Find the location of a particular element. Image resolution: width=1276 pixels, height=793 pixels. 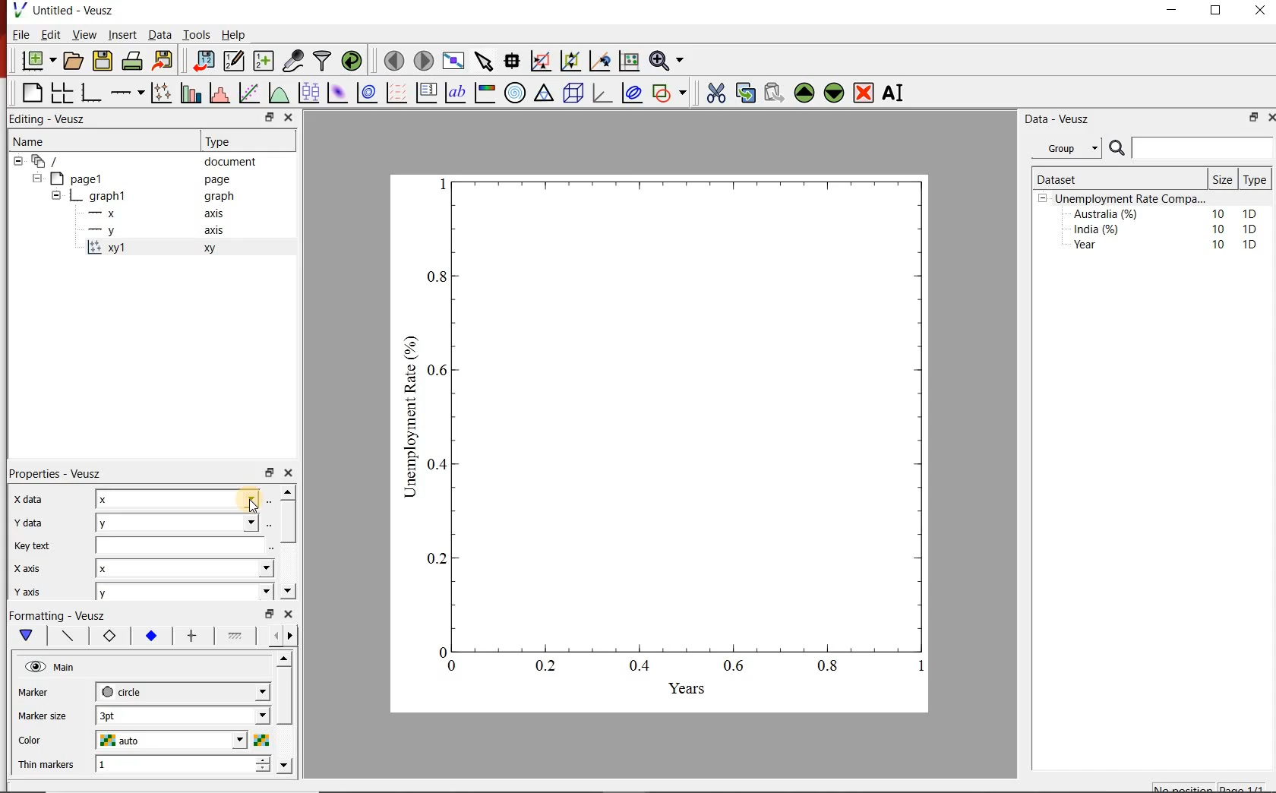

rename the widgets is located at coordinates (896, 93).